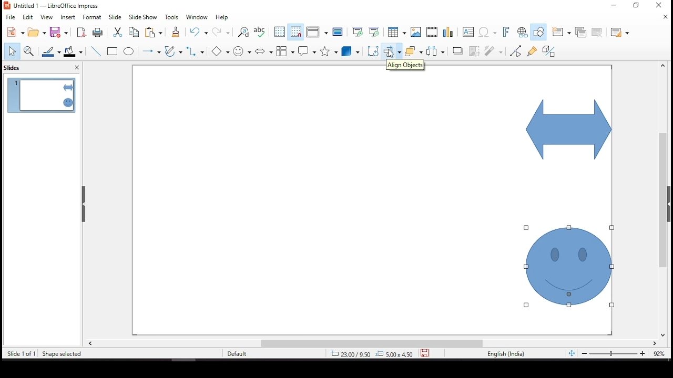 The image size is (673, 378). Describe the element at coordinates (468, 33) in the screenshot. I see `text box` at that location.